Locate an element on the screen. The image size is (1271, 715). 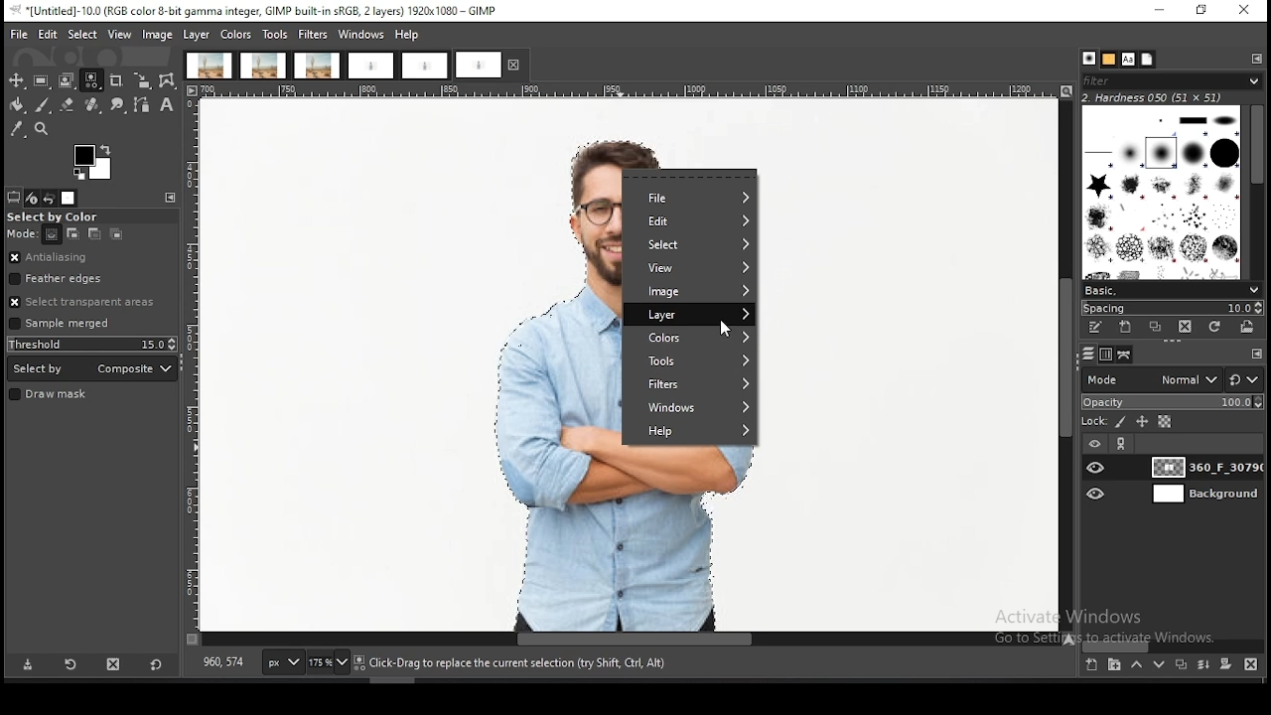
add a mask is located at coordinates (1225, 663).